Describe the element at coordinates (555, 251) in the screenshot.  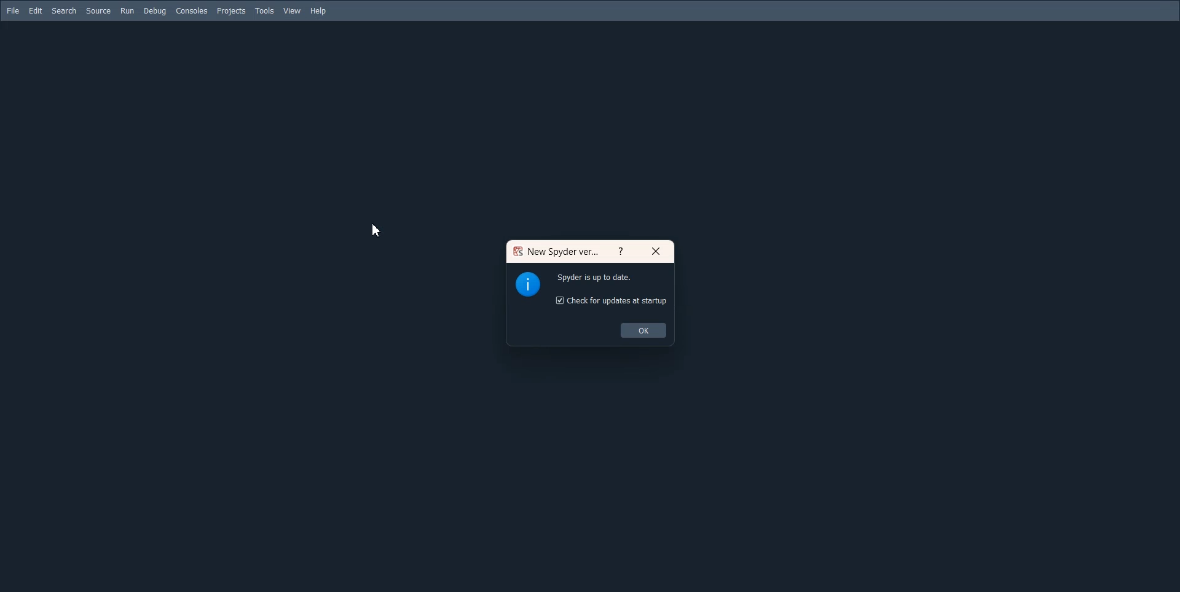
I see `New Spyder ver...` at that location.